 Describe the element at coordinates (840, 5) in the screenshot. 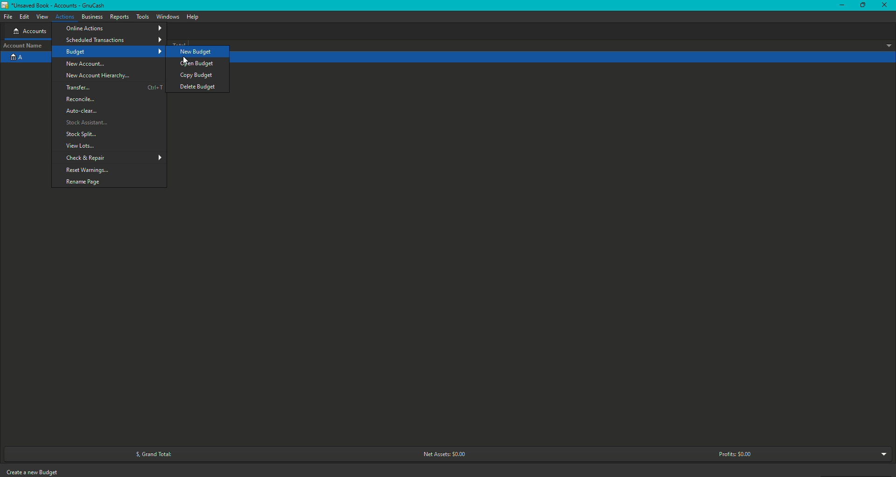

I see `Minimize` at that location.